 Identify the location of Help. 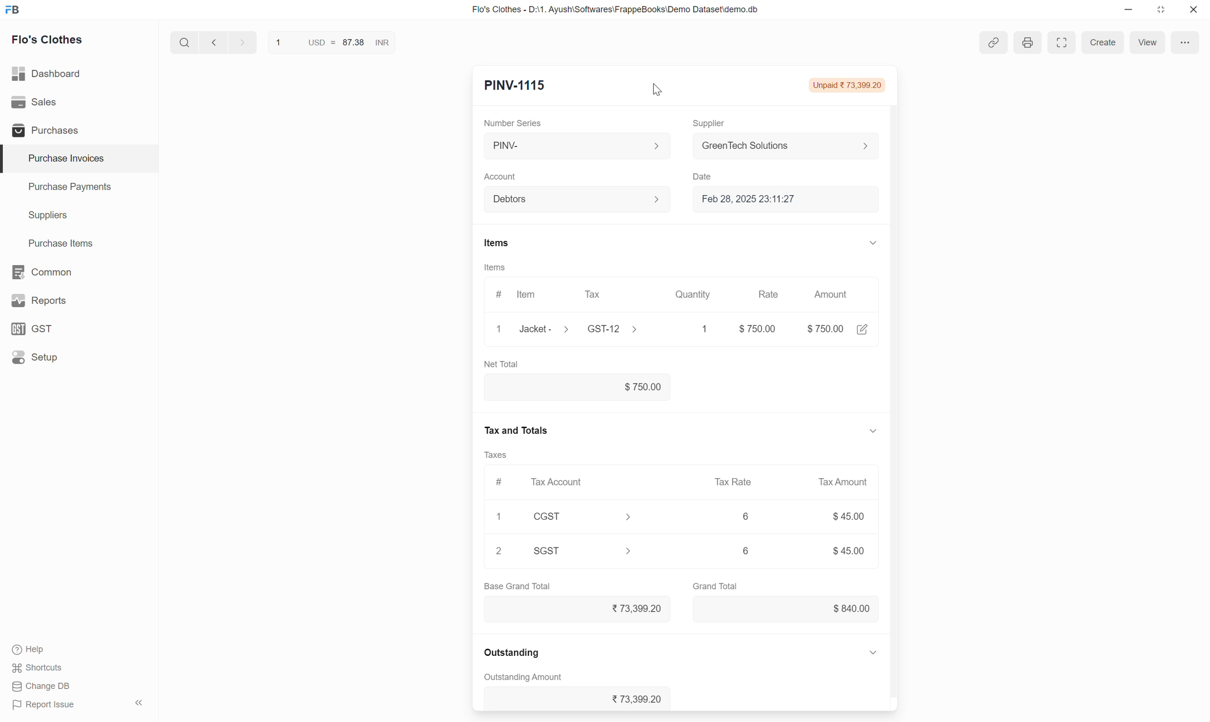
(31, 650).